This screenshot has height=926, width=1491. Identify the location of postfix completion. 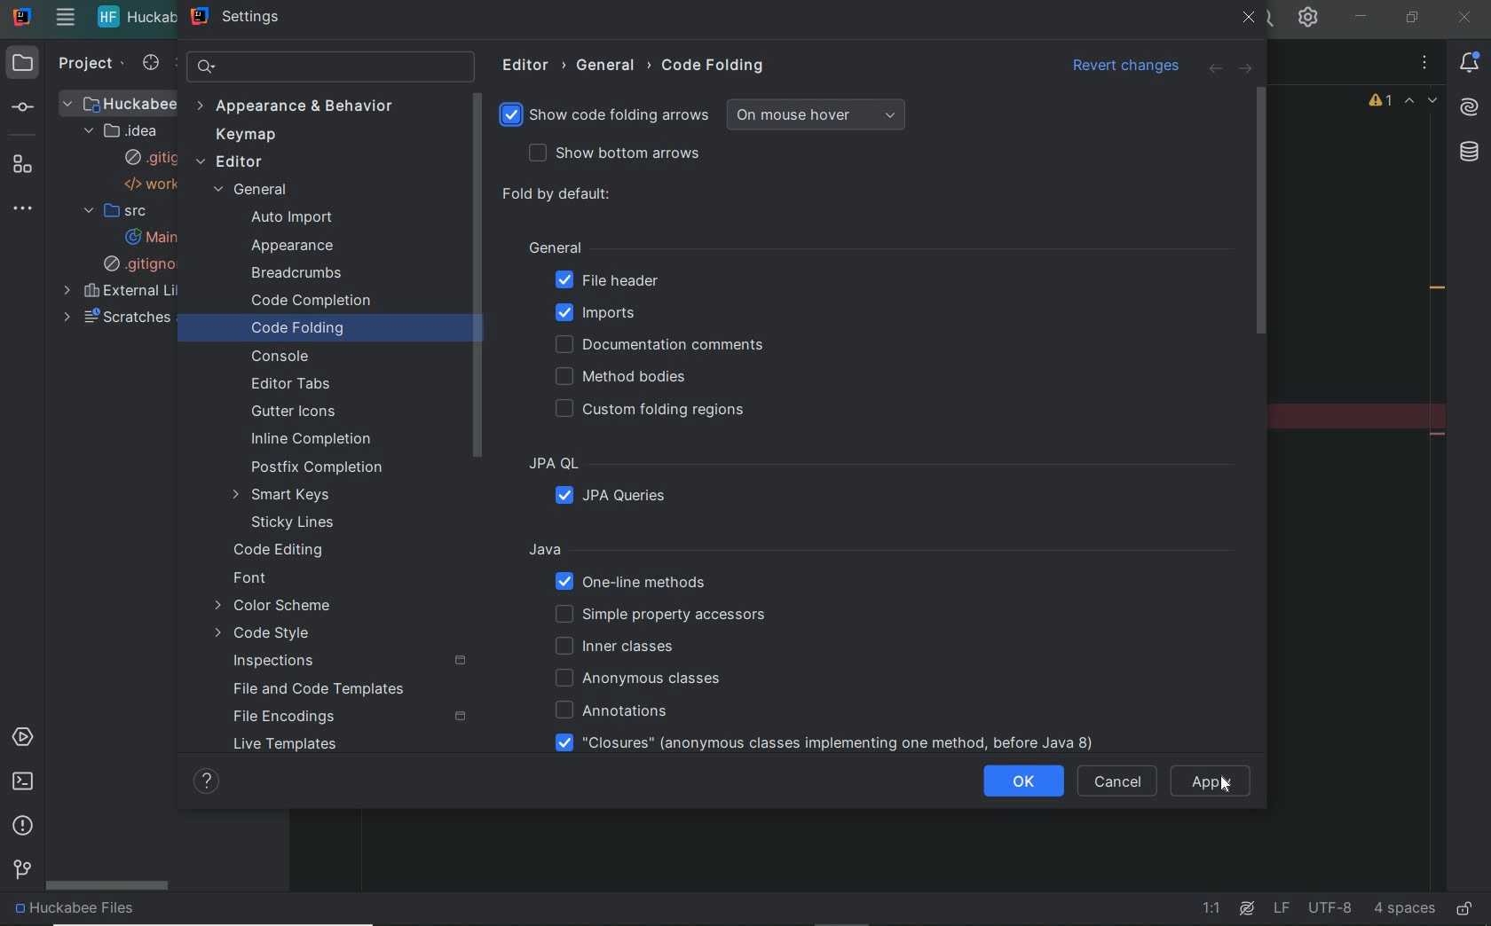
(315, 467).